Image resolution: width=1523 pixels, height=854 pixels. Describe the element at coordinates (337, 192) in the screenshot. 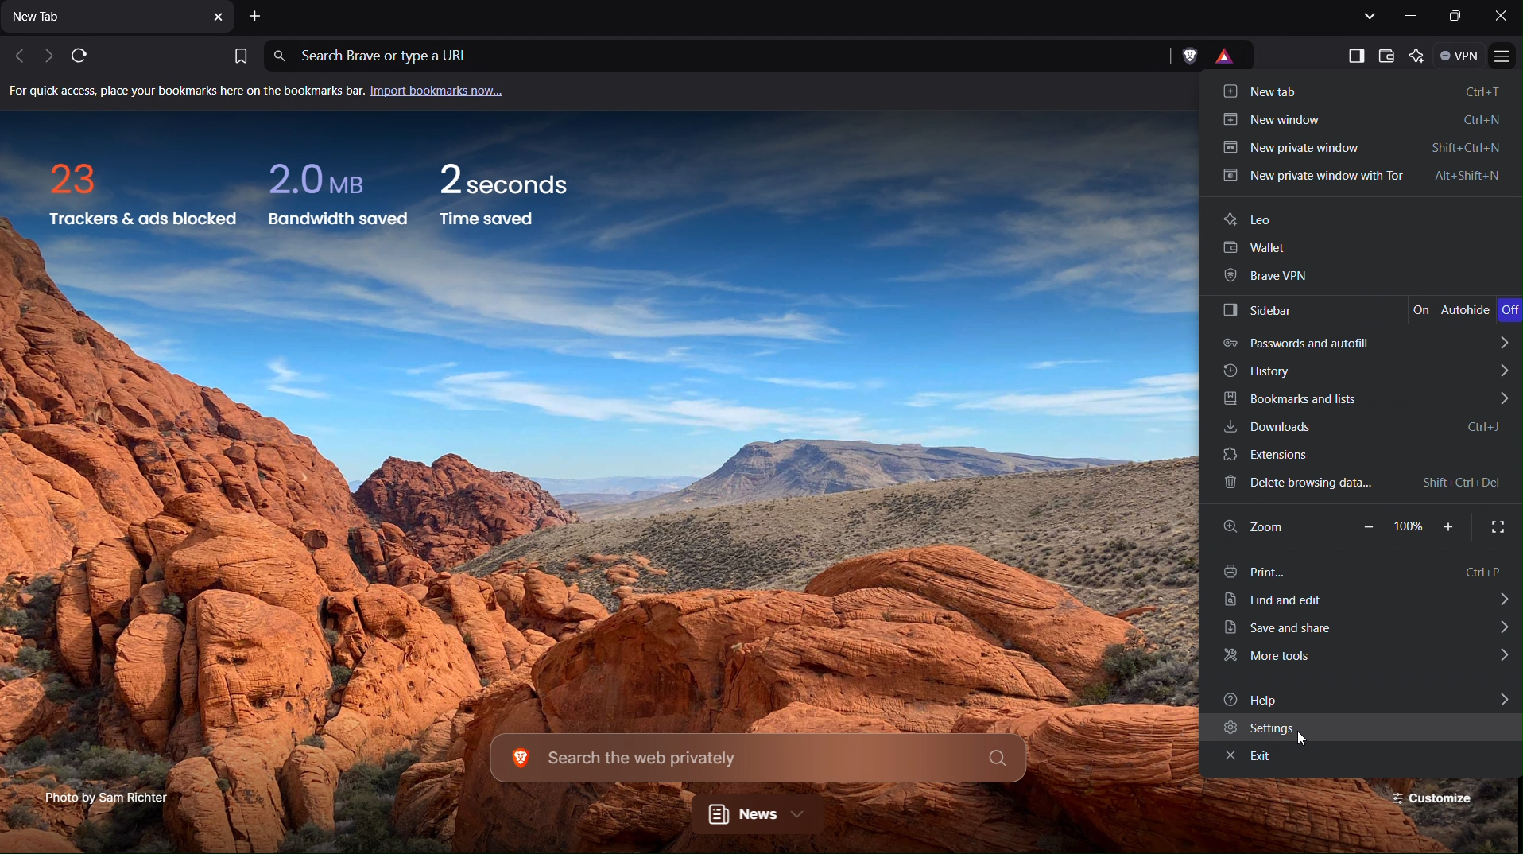

I see `Bandwidth saved` at that location.